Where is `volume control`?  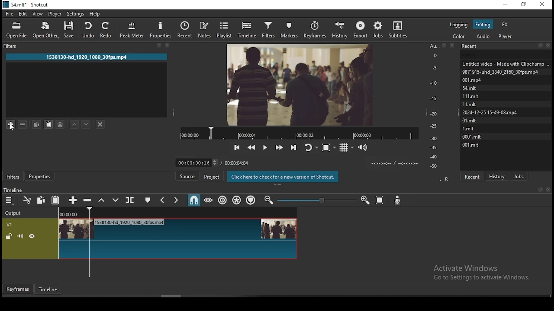
volume control is located at coordinates (364, 147).